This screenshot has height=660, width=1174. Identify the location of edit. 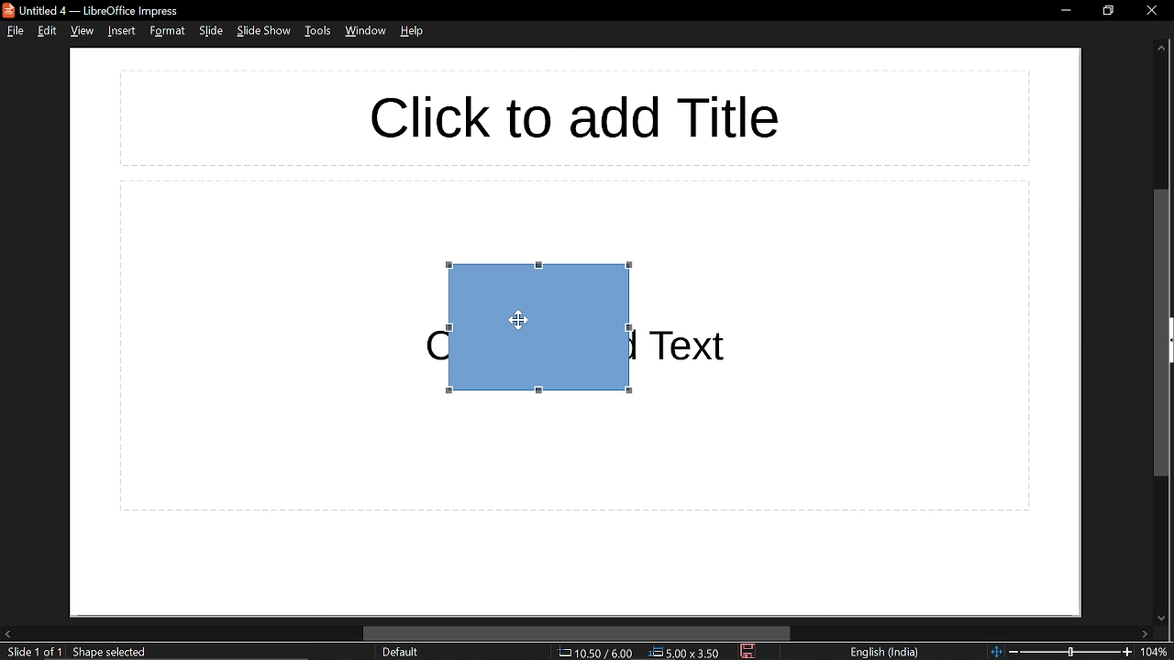
(50, 32).